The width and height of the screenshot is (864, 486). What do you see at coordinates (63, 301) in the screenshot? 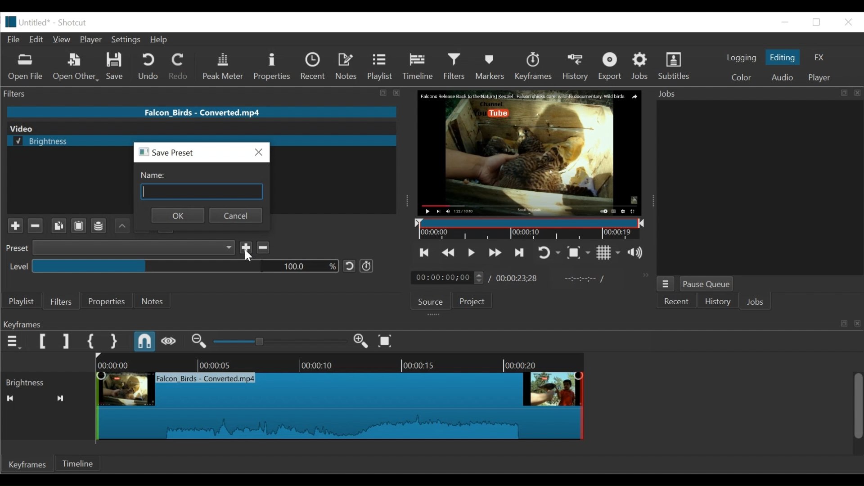
I see `Filters` at bounding box center [63, 301].